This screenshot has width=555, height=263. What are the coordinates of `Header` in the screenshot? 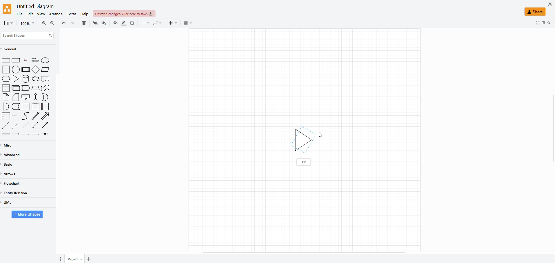 It's located at (36, 107).